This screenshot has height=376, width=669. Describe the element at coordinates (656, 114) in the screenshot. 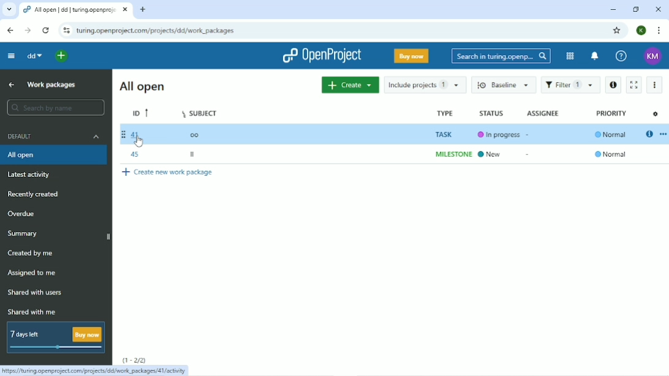

I see `Configure view` at that location.